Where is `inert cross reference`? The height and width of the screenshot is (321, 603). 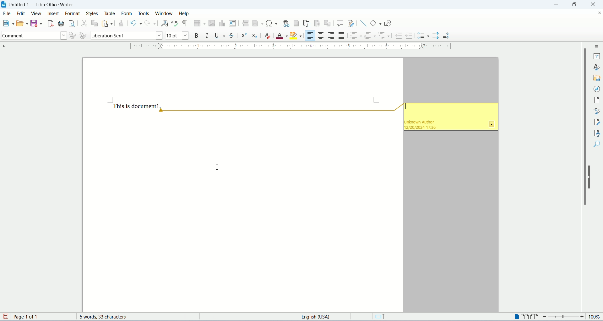
inert cross reference is located at coordinates (328, 24).